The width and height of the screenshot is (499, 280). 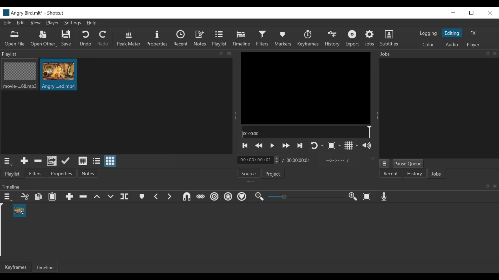 What do you see at coordinates (391, 39) in the screenshot?
I see `Subtitles` at bounding box center [391, 39].